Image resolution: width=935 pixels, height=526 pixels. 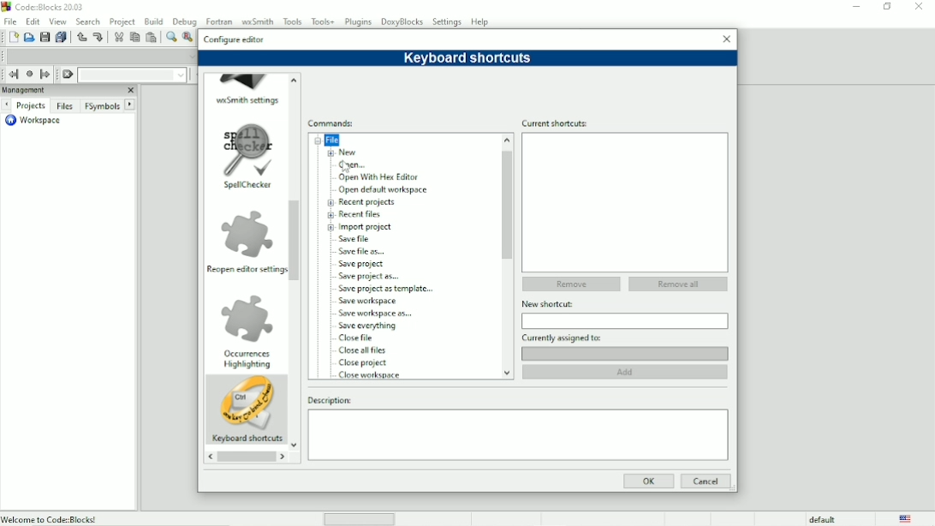 What do you see at coordinates (100, 38) in the screenshot?
I see `Redo` at bounding box center [100, 38].